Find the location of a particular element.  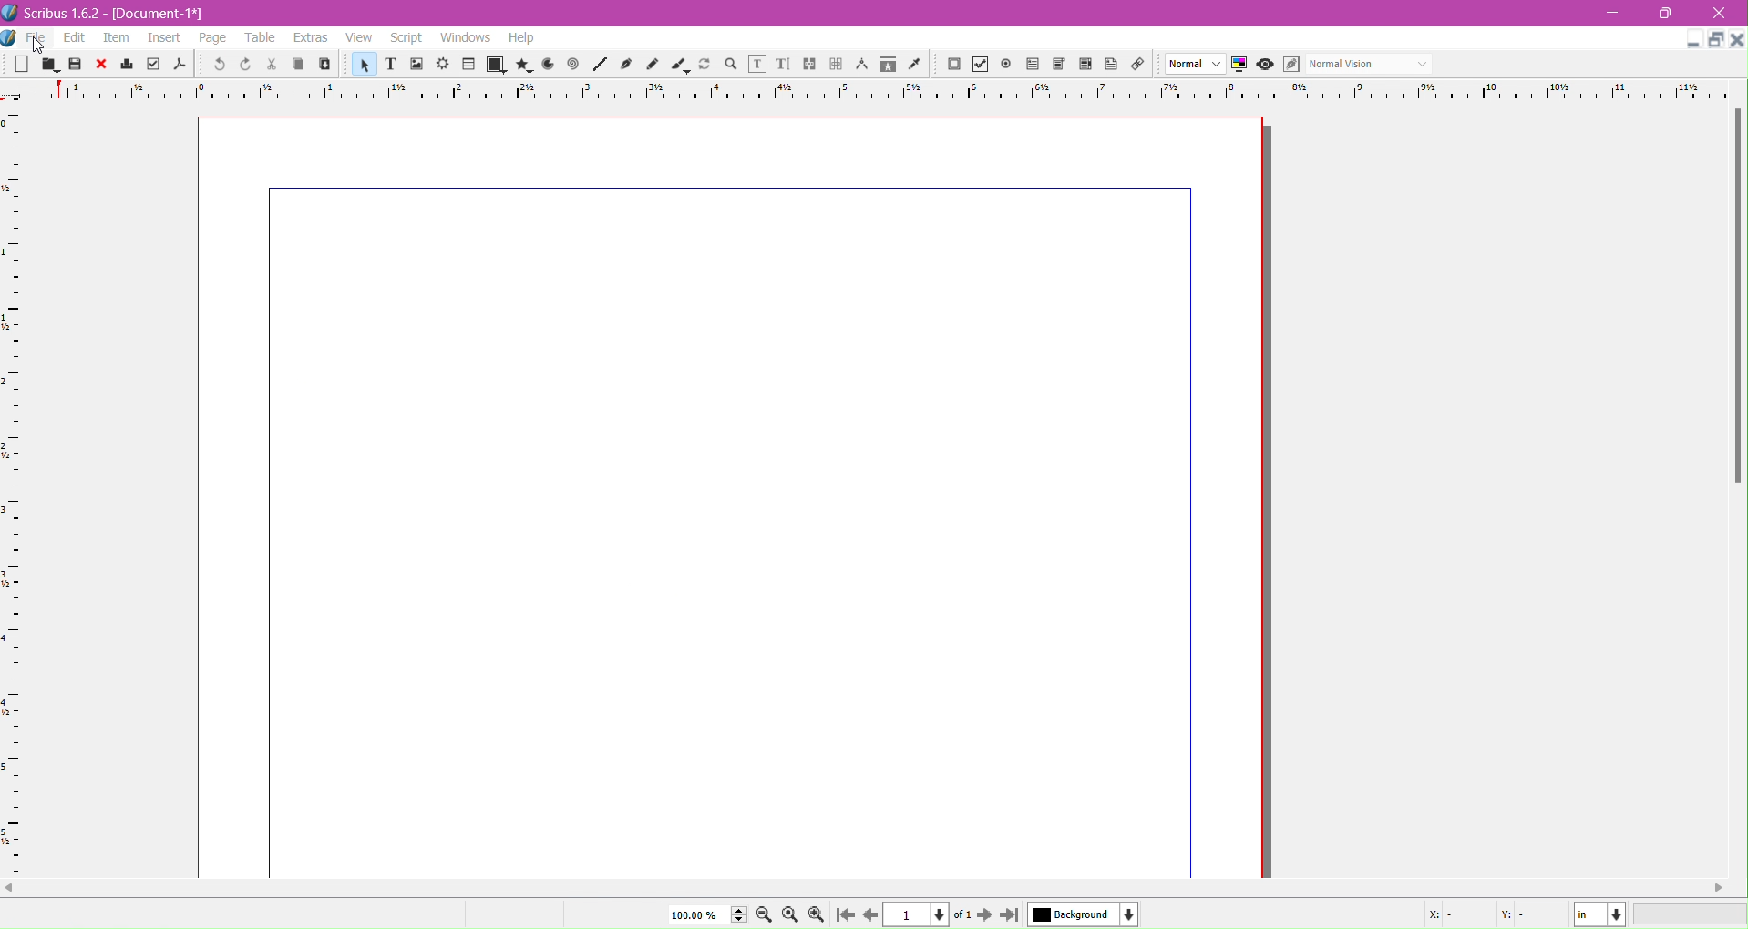

change layout is located at coordinates (1713, 40).